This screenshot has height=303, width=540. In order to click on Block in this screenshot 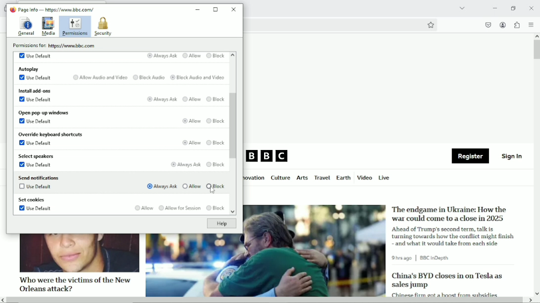, I will do `click(215, 208)`.